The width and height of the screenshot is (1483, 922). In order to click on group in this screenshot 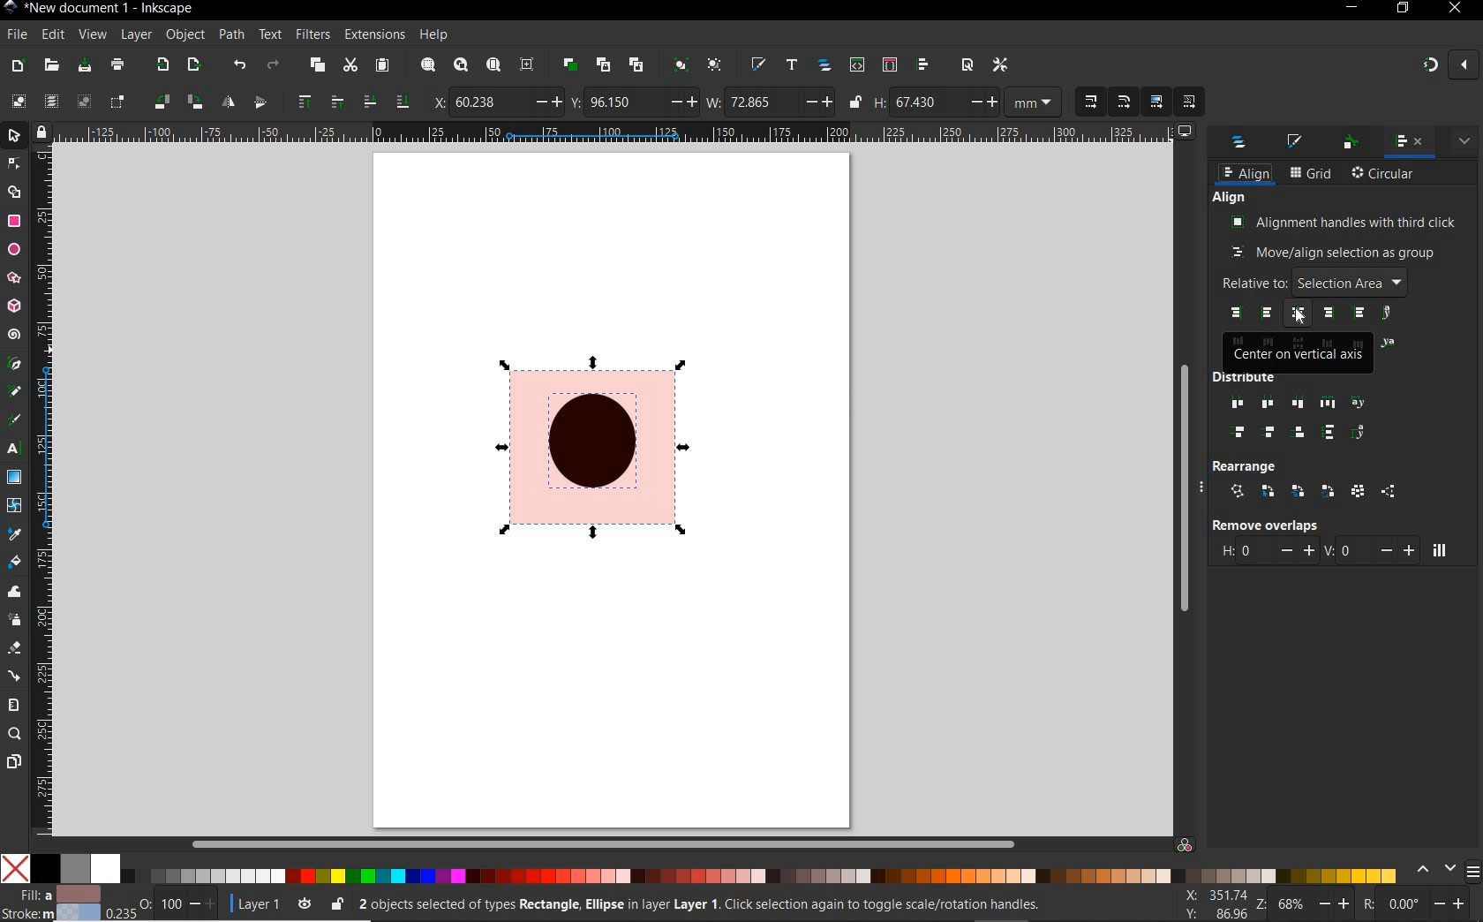, I will do `click(682, 65)`.